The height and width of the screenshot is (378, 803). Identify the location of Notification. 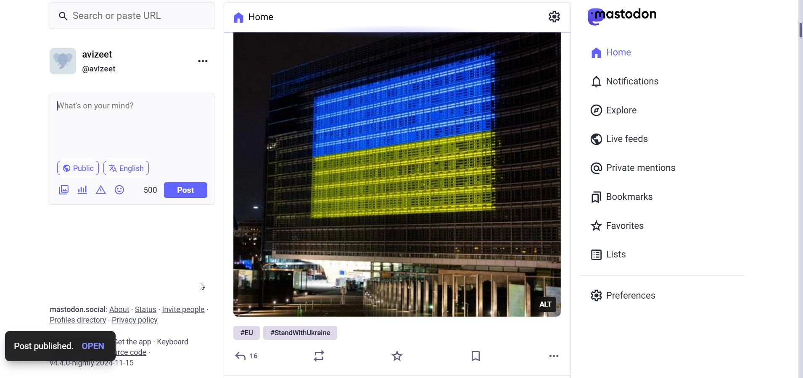
(624, 80).